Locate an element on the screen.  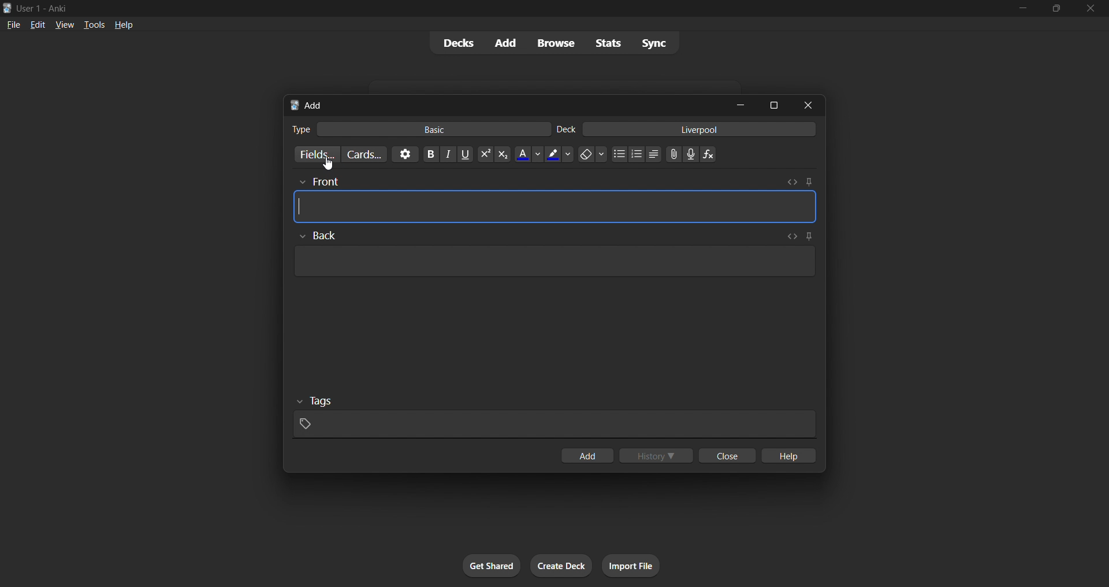
stats is located at coordinates (608, 43).